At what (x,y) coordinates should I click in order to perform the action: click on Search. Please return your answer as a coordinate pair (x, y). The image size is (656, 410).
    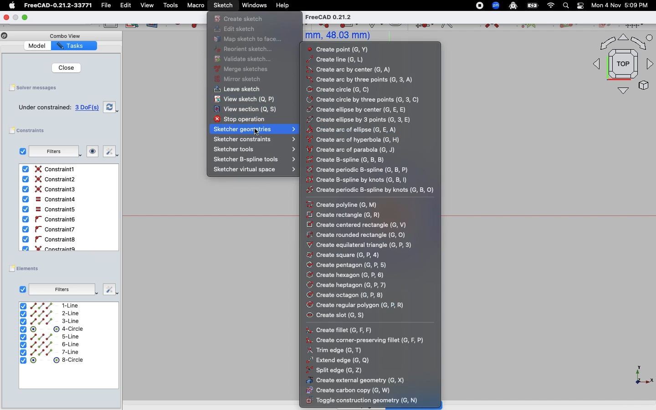
    Looking at the image, I should click on (565, 5).